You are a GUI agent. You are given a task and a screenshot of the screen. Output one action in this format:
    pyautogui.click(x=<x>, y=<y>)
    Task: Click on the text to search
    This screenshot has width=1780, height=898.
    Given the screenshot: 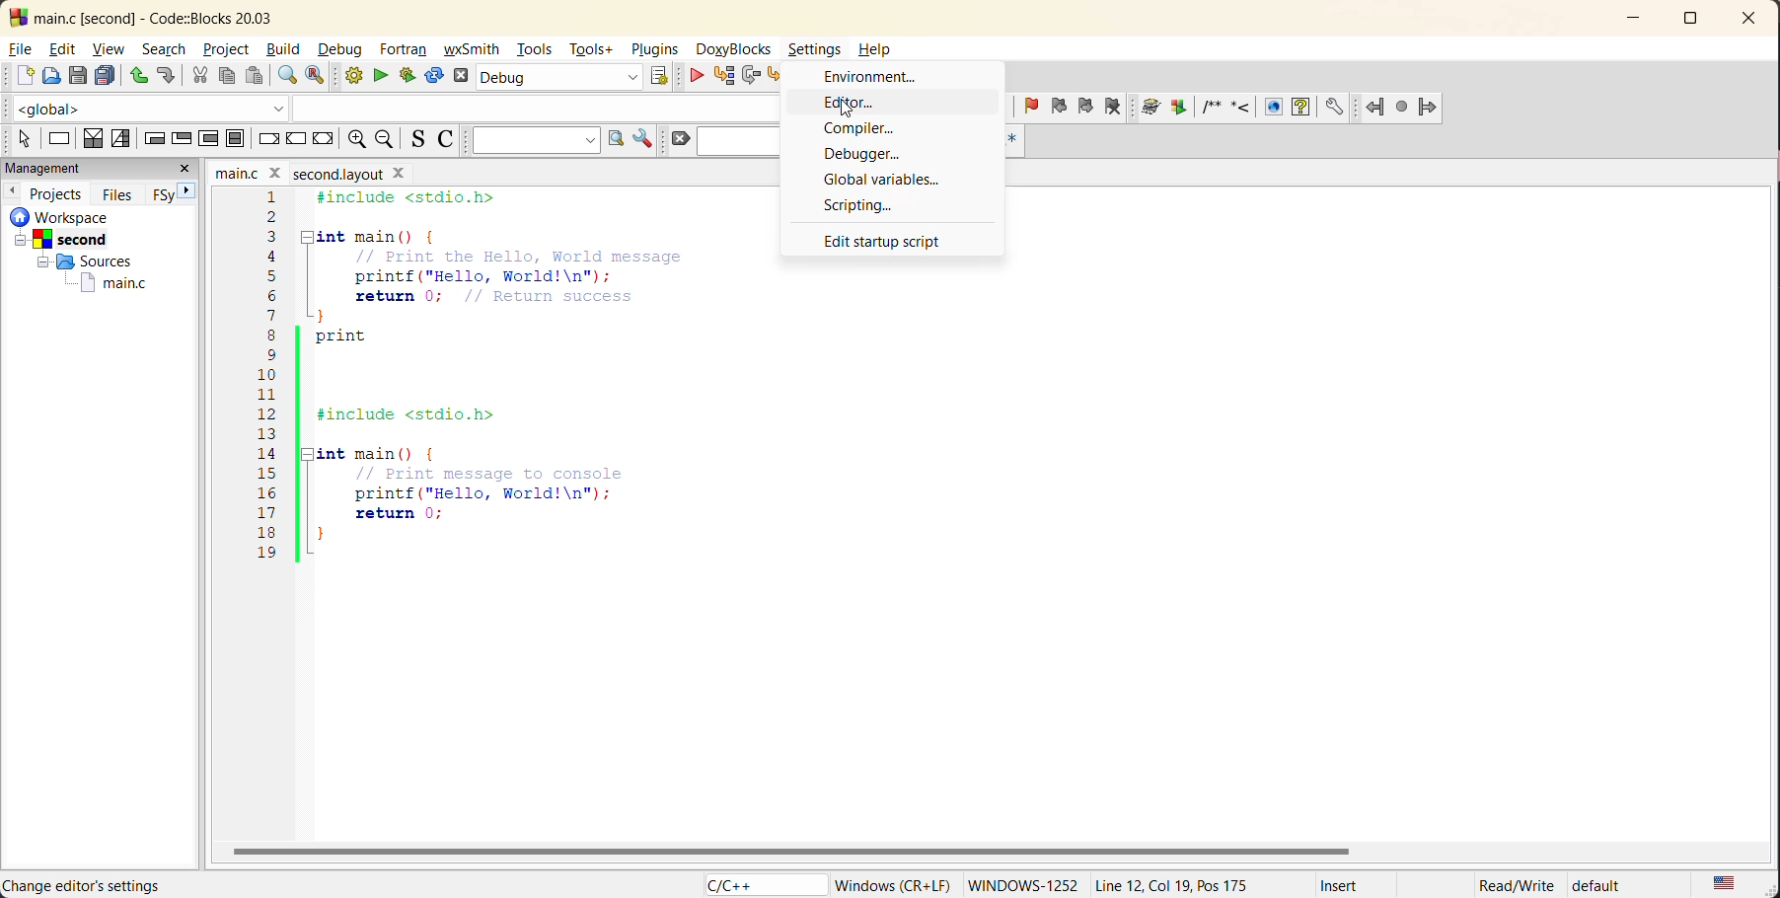 What is the action you would take?
    pyautogui.click(x=533, y=139)
    